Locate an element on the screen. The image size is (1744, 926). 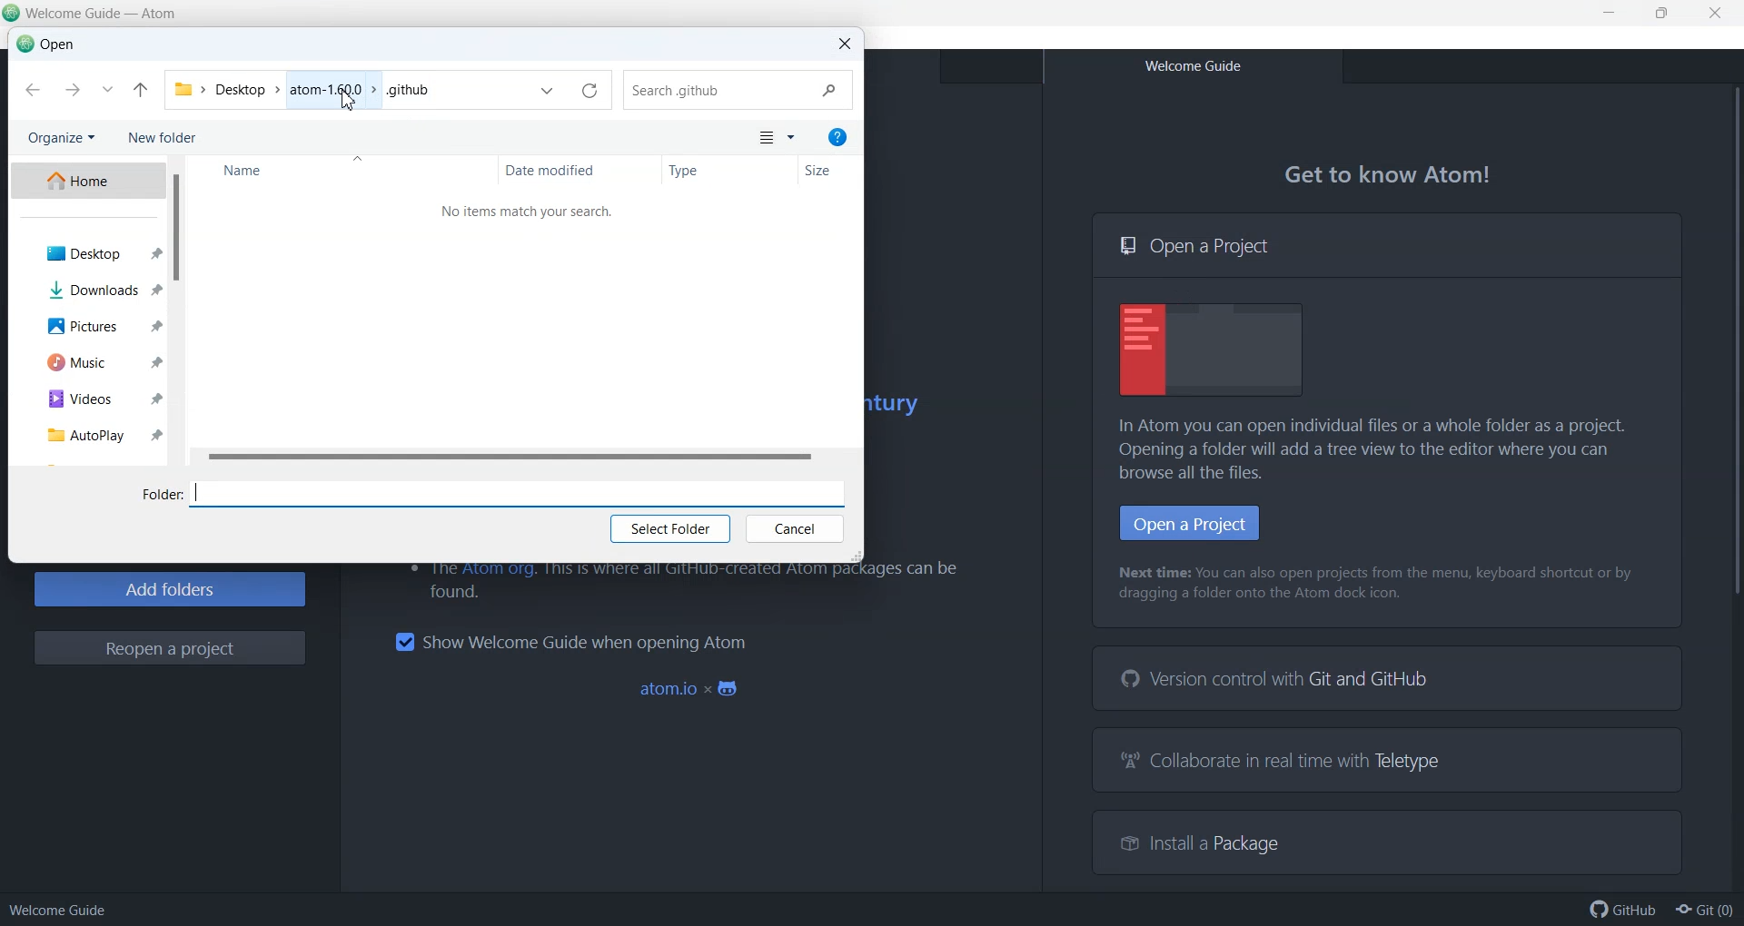
Up to atom-1.60.0 file is located at coordinates (141, 91).